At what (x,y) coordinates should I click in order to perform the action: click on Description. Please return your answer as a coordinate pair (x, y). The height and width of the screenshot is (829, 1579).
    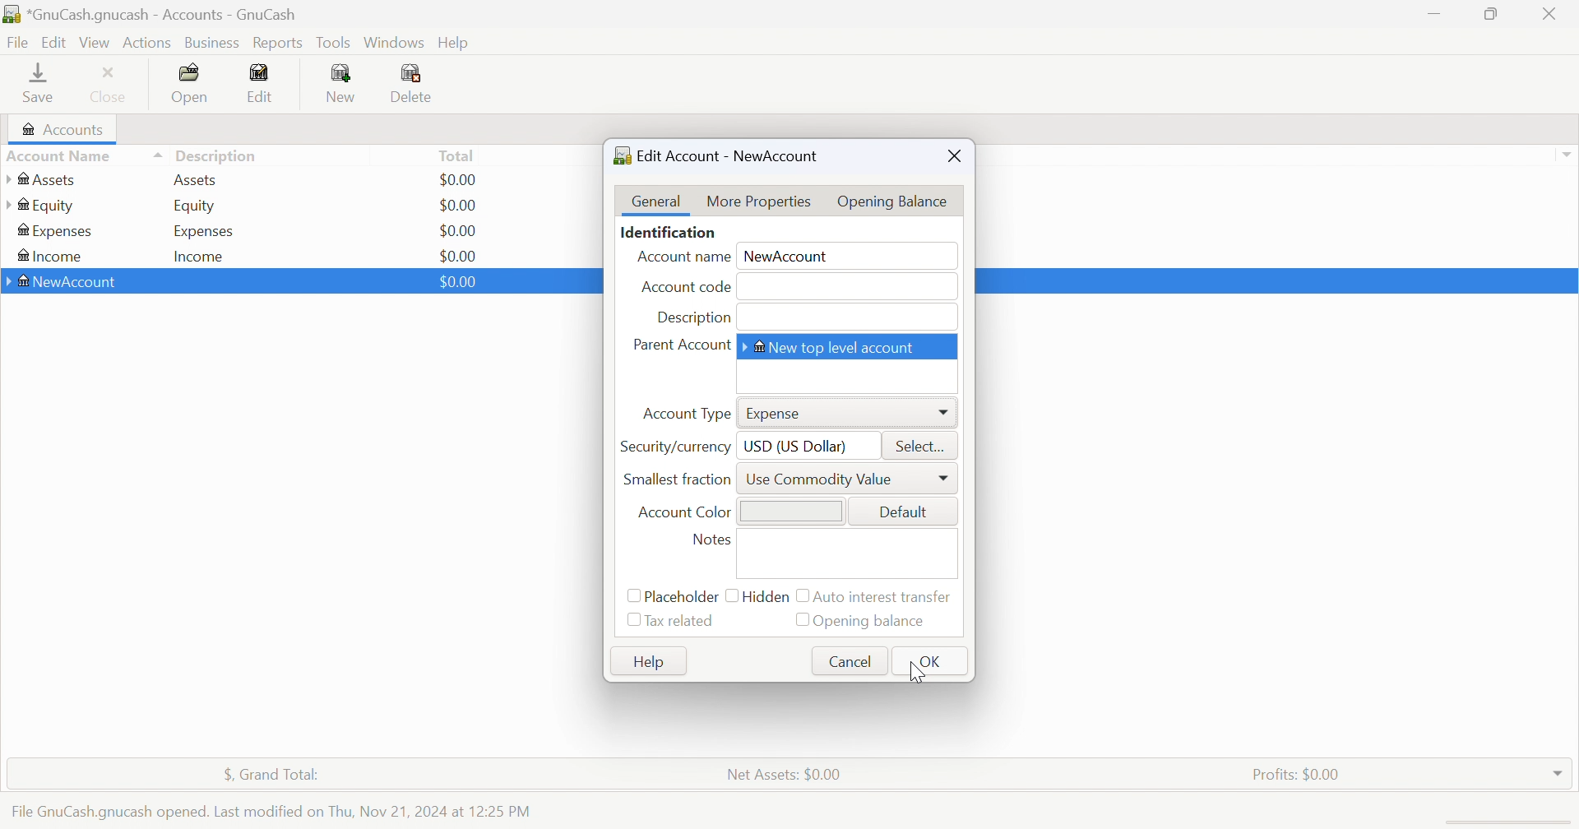
    Looking at the image, I should click on (217, 156).